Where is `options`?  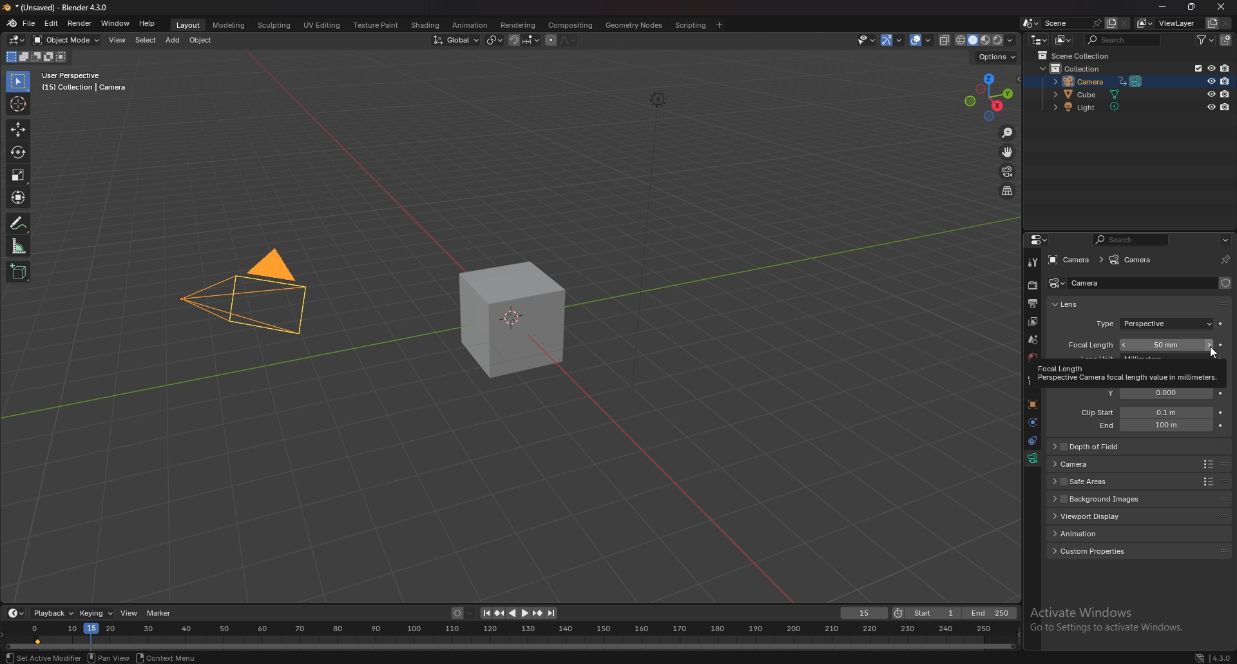 options is located at coordinates (1225, 239).